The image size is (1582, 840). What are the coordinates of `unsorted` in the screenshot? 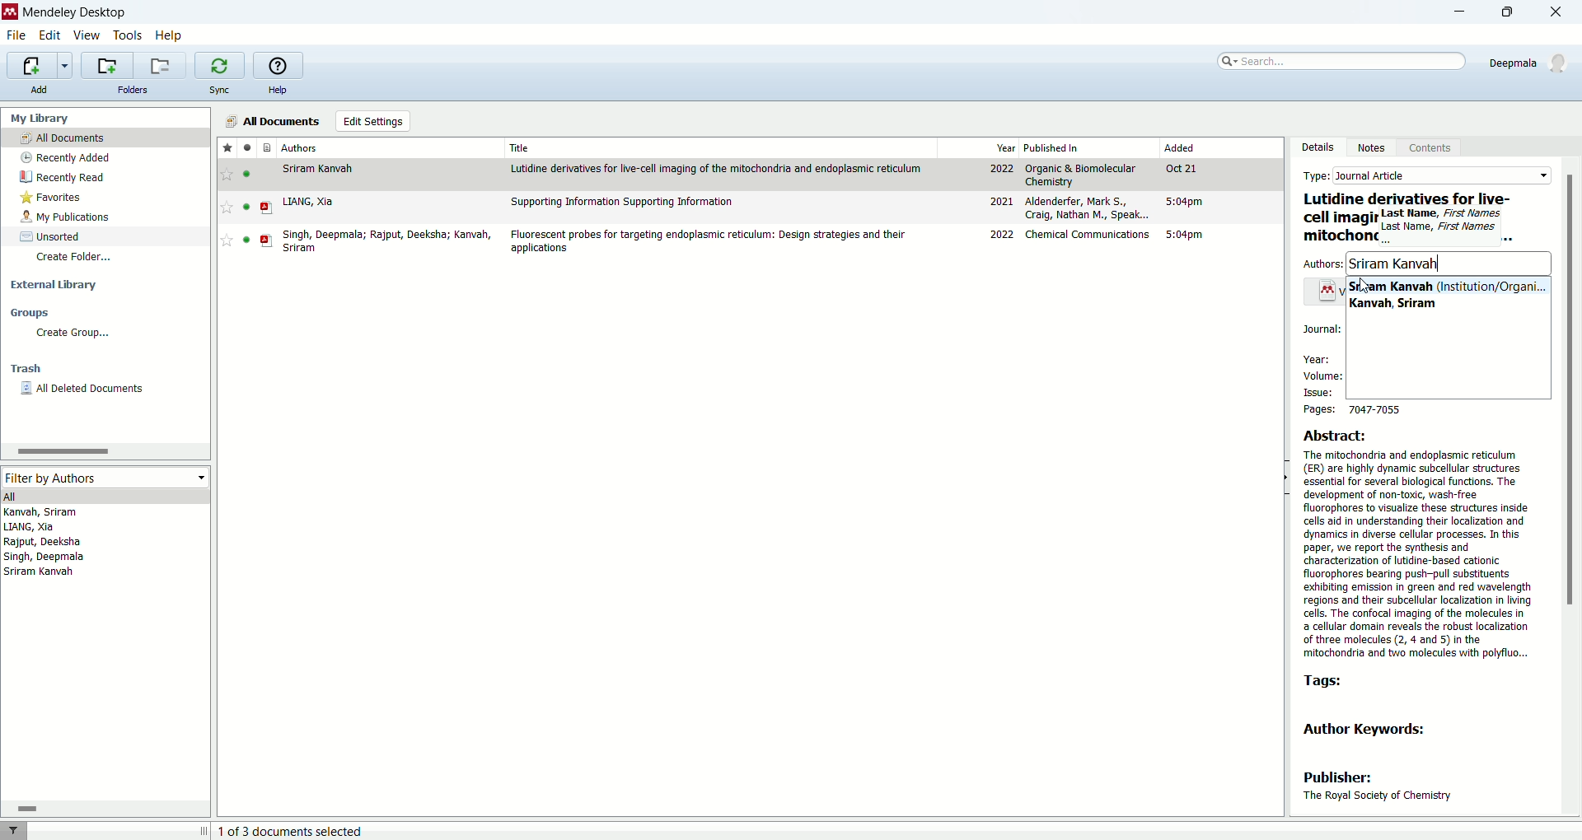 It's located at (54, 236).